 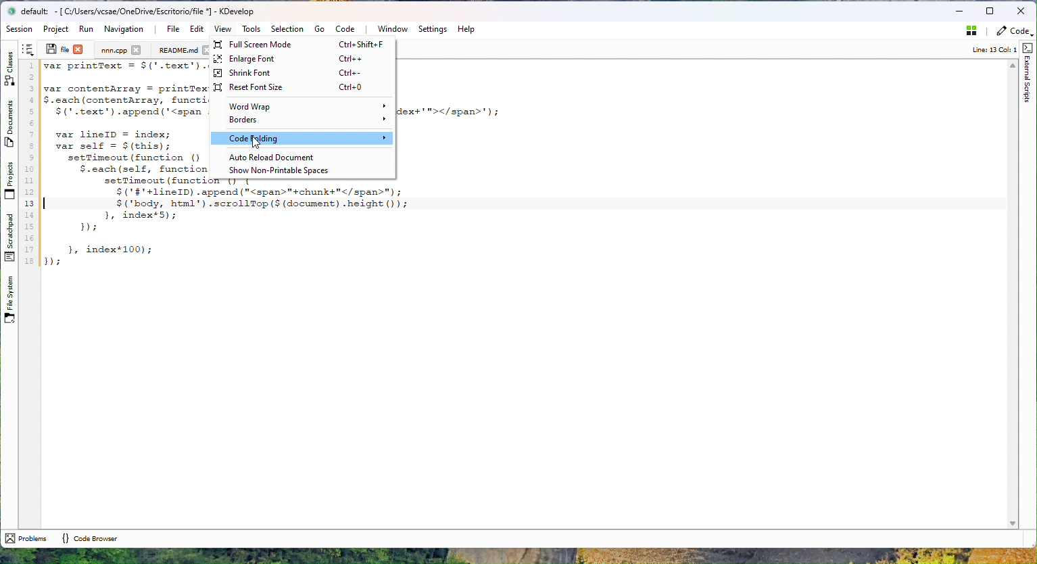 I want to click on Borders , so click(x=302, y=121).